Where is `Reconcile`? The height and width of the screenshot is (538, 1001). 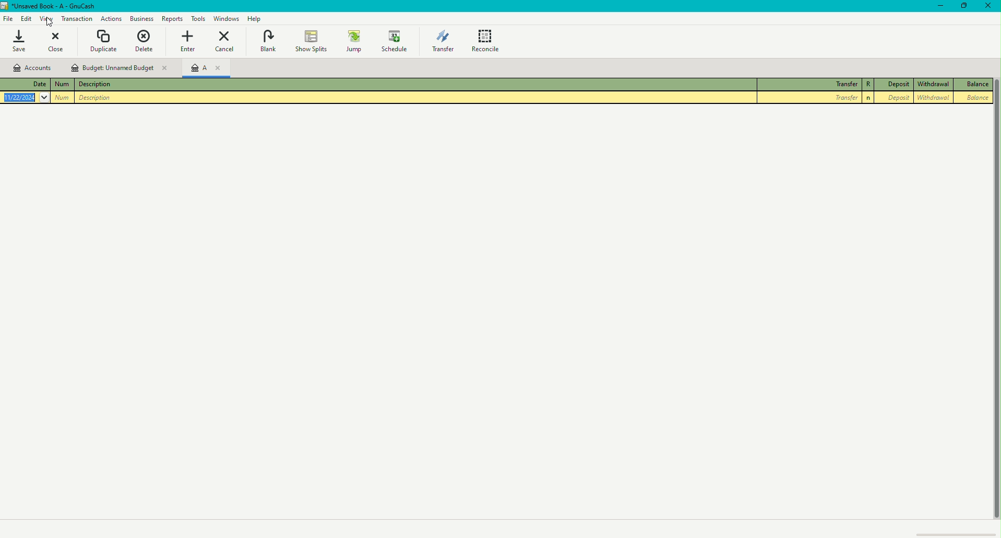 Reconcile is located at coordinates (488, 41).